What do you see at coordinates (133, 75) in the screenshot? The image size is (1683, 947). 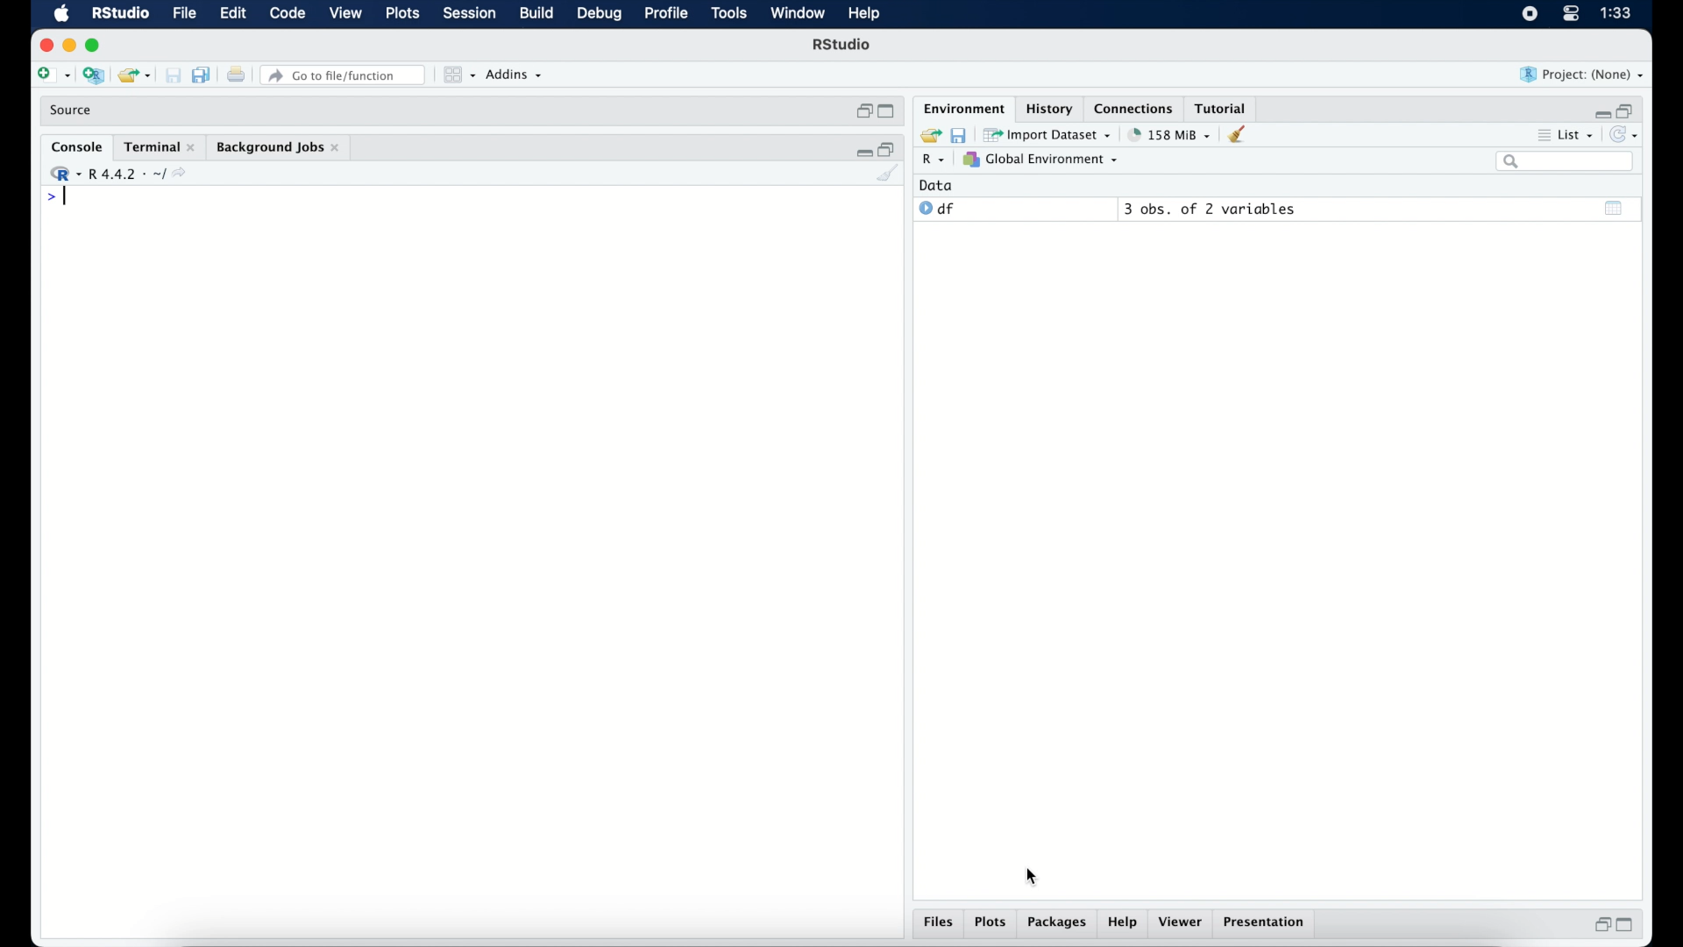 I see `open existing project` at bounding box center [133, 75].